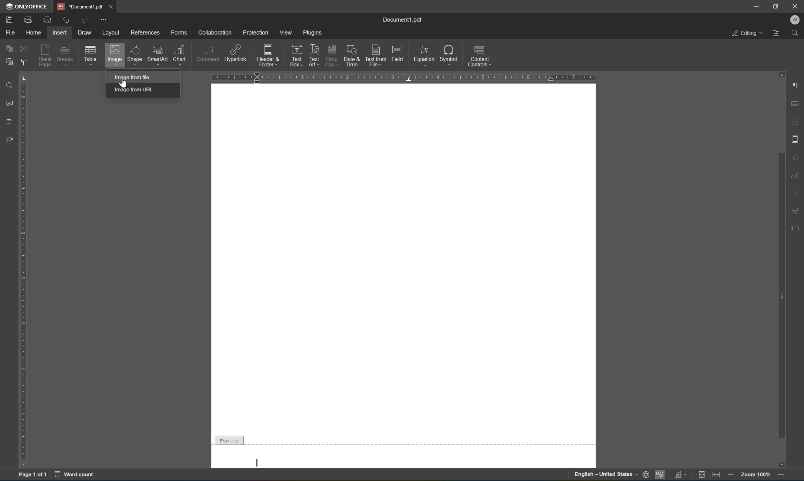  What do you see at coordinates (797, 193) in the screenshot?
I see `text art settings` at bounding box center [797, 193].